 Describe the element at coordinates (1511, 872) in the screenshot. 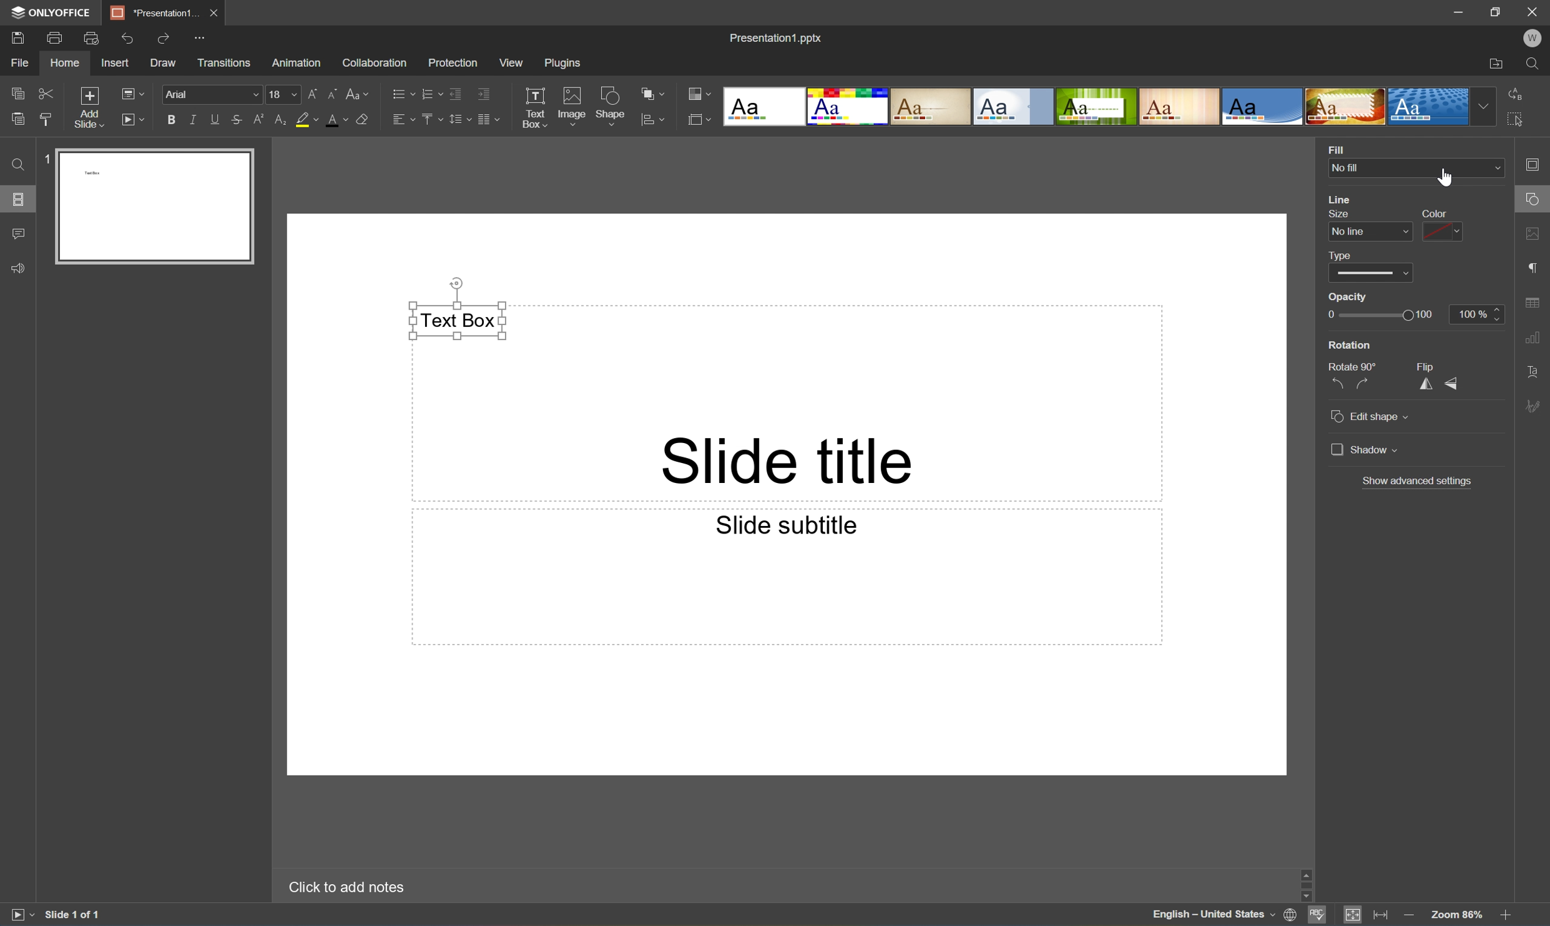

I see `Scroll Up` at that location.